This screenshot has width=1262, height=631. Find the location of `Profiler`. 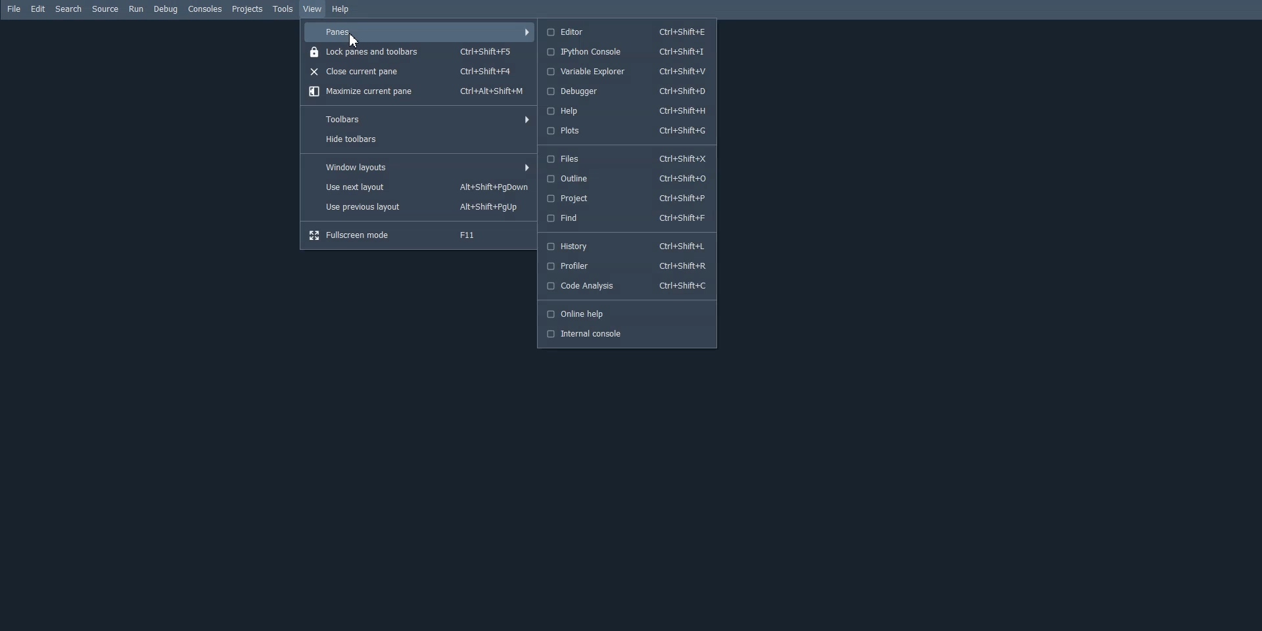

Profiler is located at coordinates (625, 266).